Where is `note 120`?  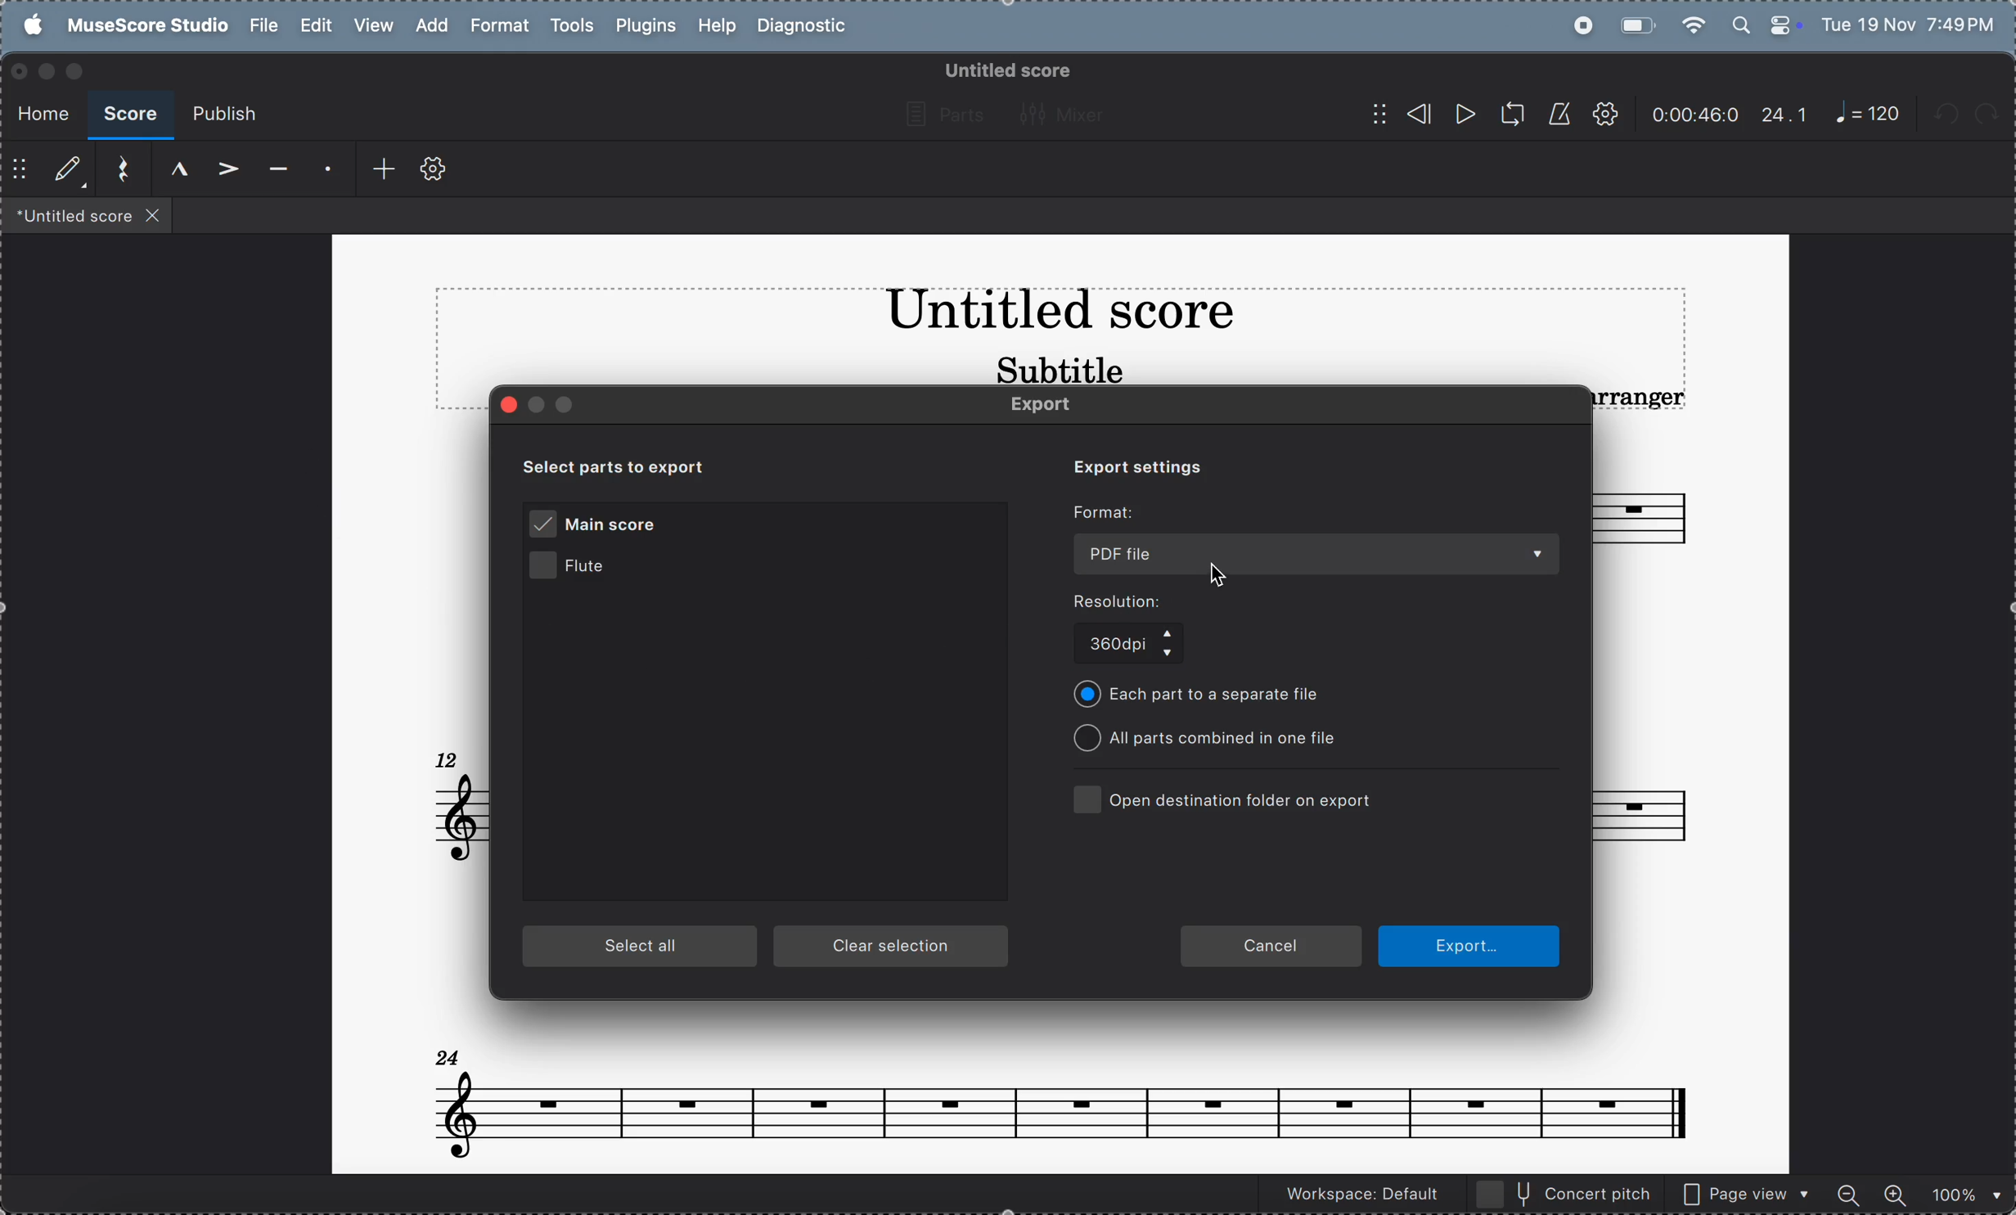 note 120 is located at coordinates (1868, 115).